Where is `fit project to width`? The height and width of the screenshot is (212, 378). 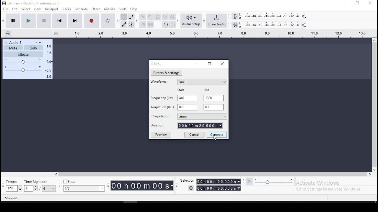
fit project to width is located at coordinates (165, 17).